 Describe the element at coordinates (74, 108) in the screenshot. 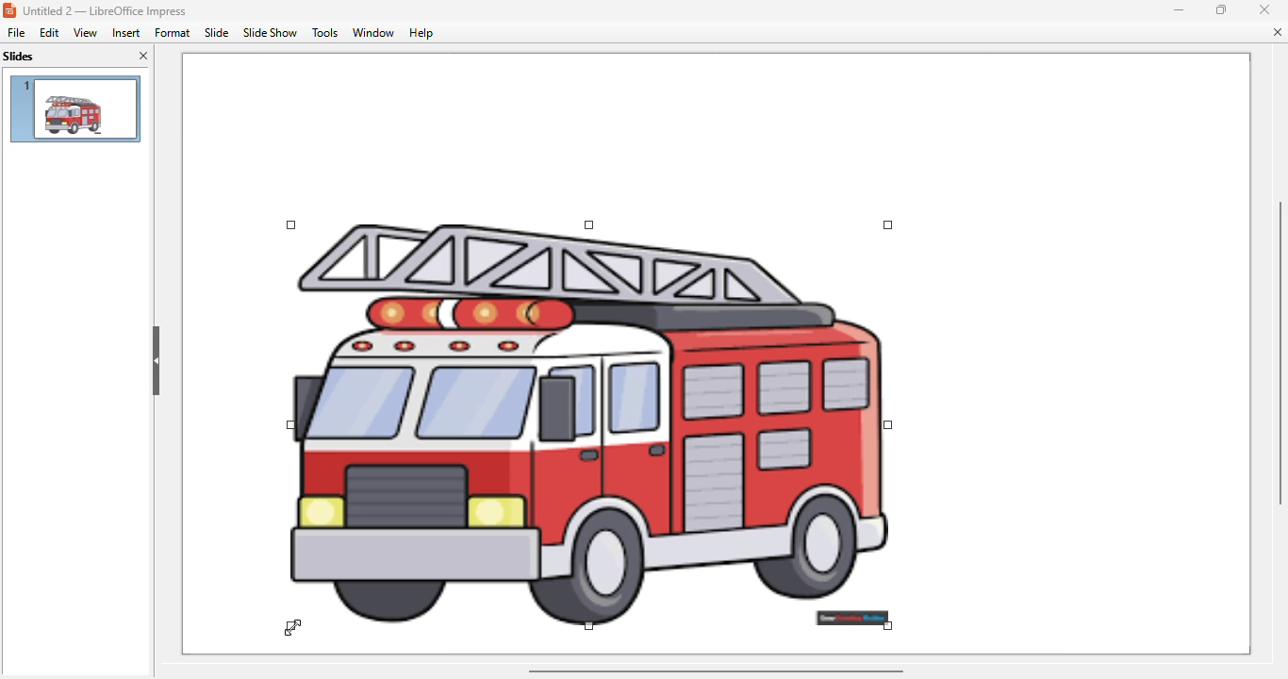

I see `slide 1 preview` at that location.